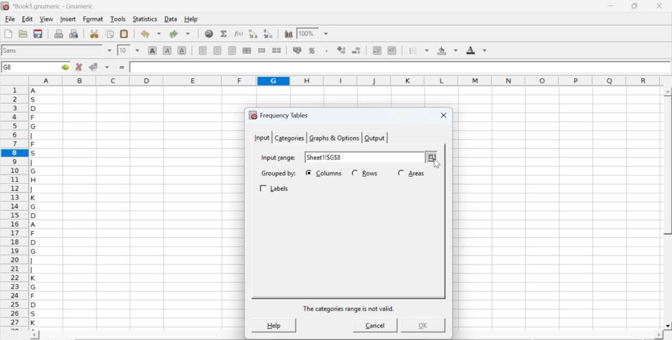 This screenshot has width=672, height=340. What do you see at coordinates (311, 50) in the screenshot?
I see `format selection as percentage` at bounding box center [311, 50].